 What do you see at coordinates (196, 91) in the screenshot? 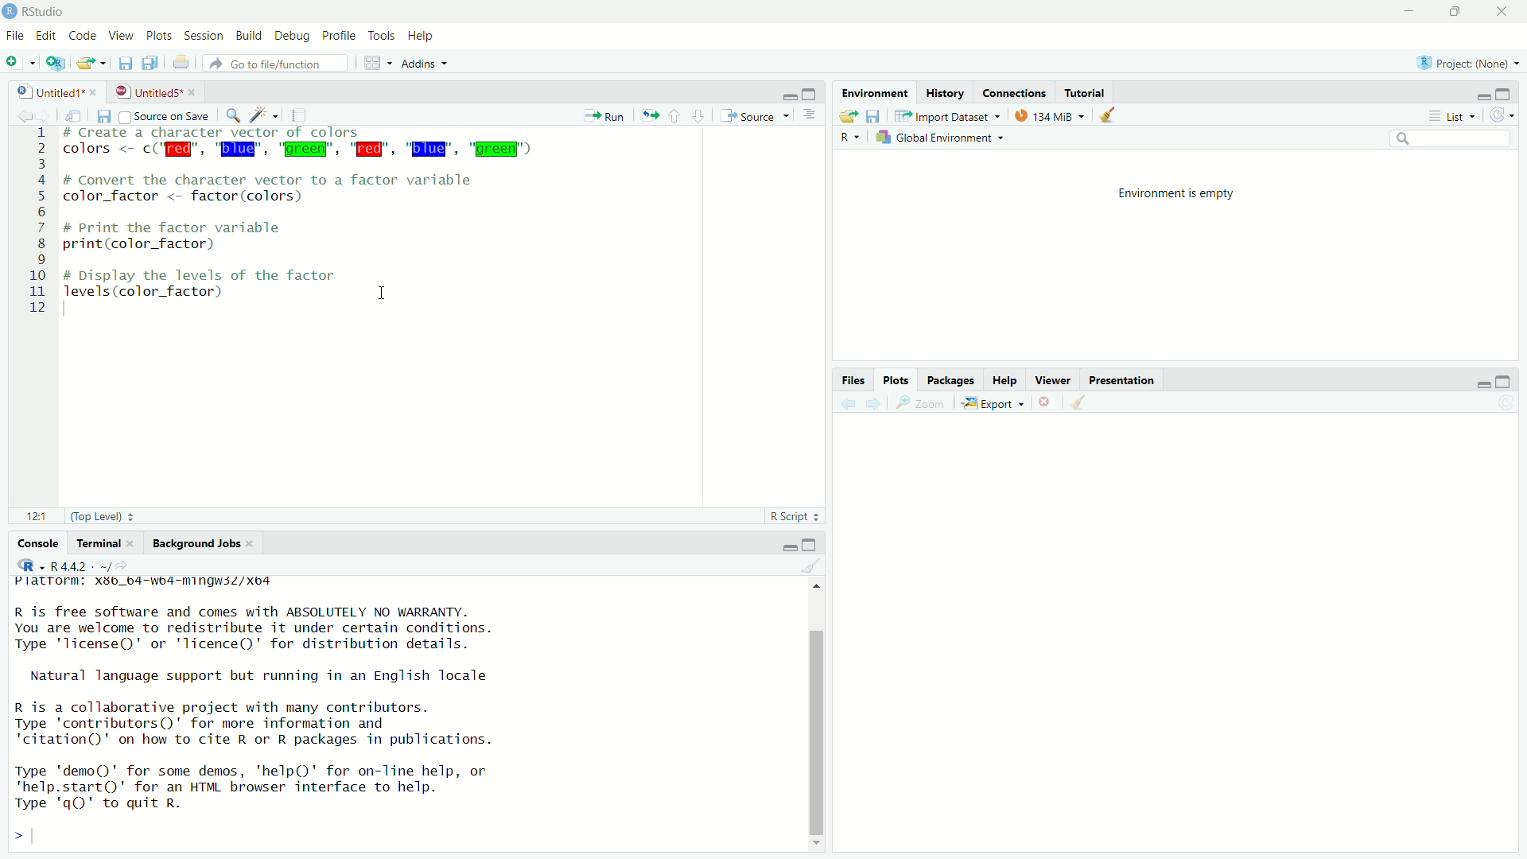
I see `close` at bounding box center [196, 91].